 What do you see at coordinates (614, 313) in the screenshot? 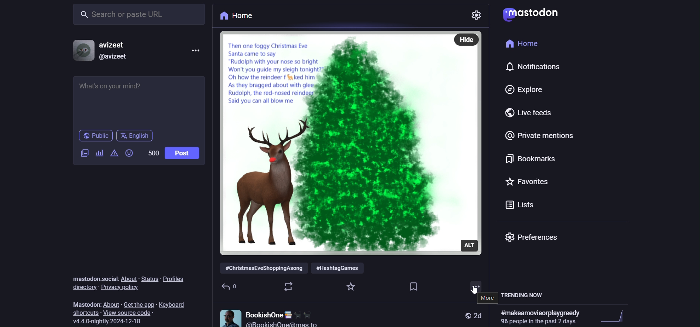
I see `trending graph` at bounding box center [614, 313].